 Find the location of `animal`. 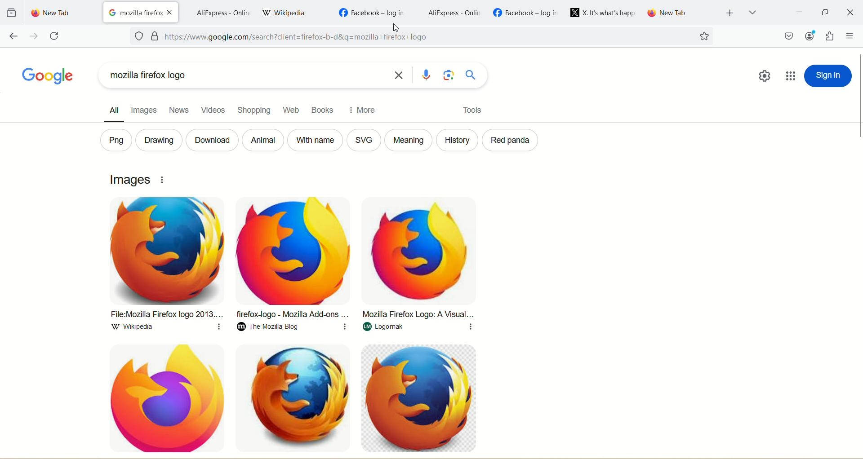

animal is located at coordinates (263, 140).